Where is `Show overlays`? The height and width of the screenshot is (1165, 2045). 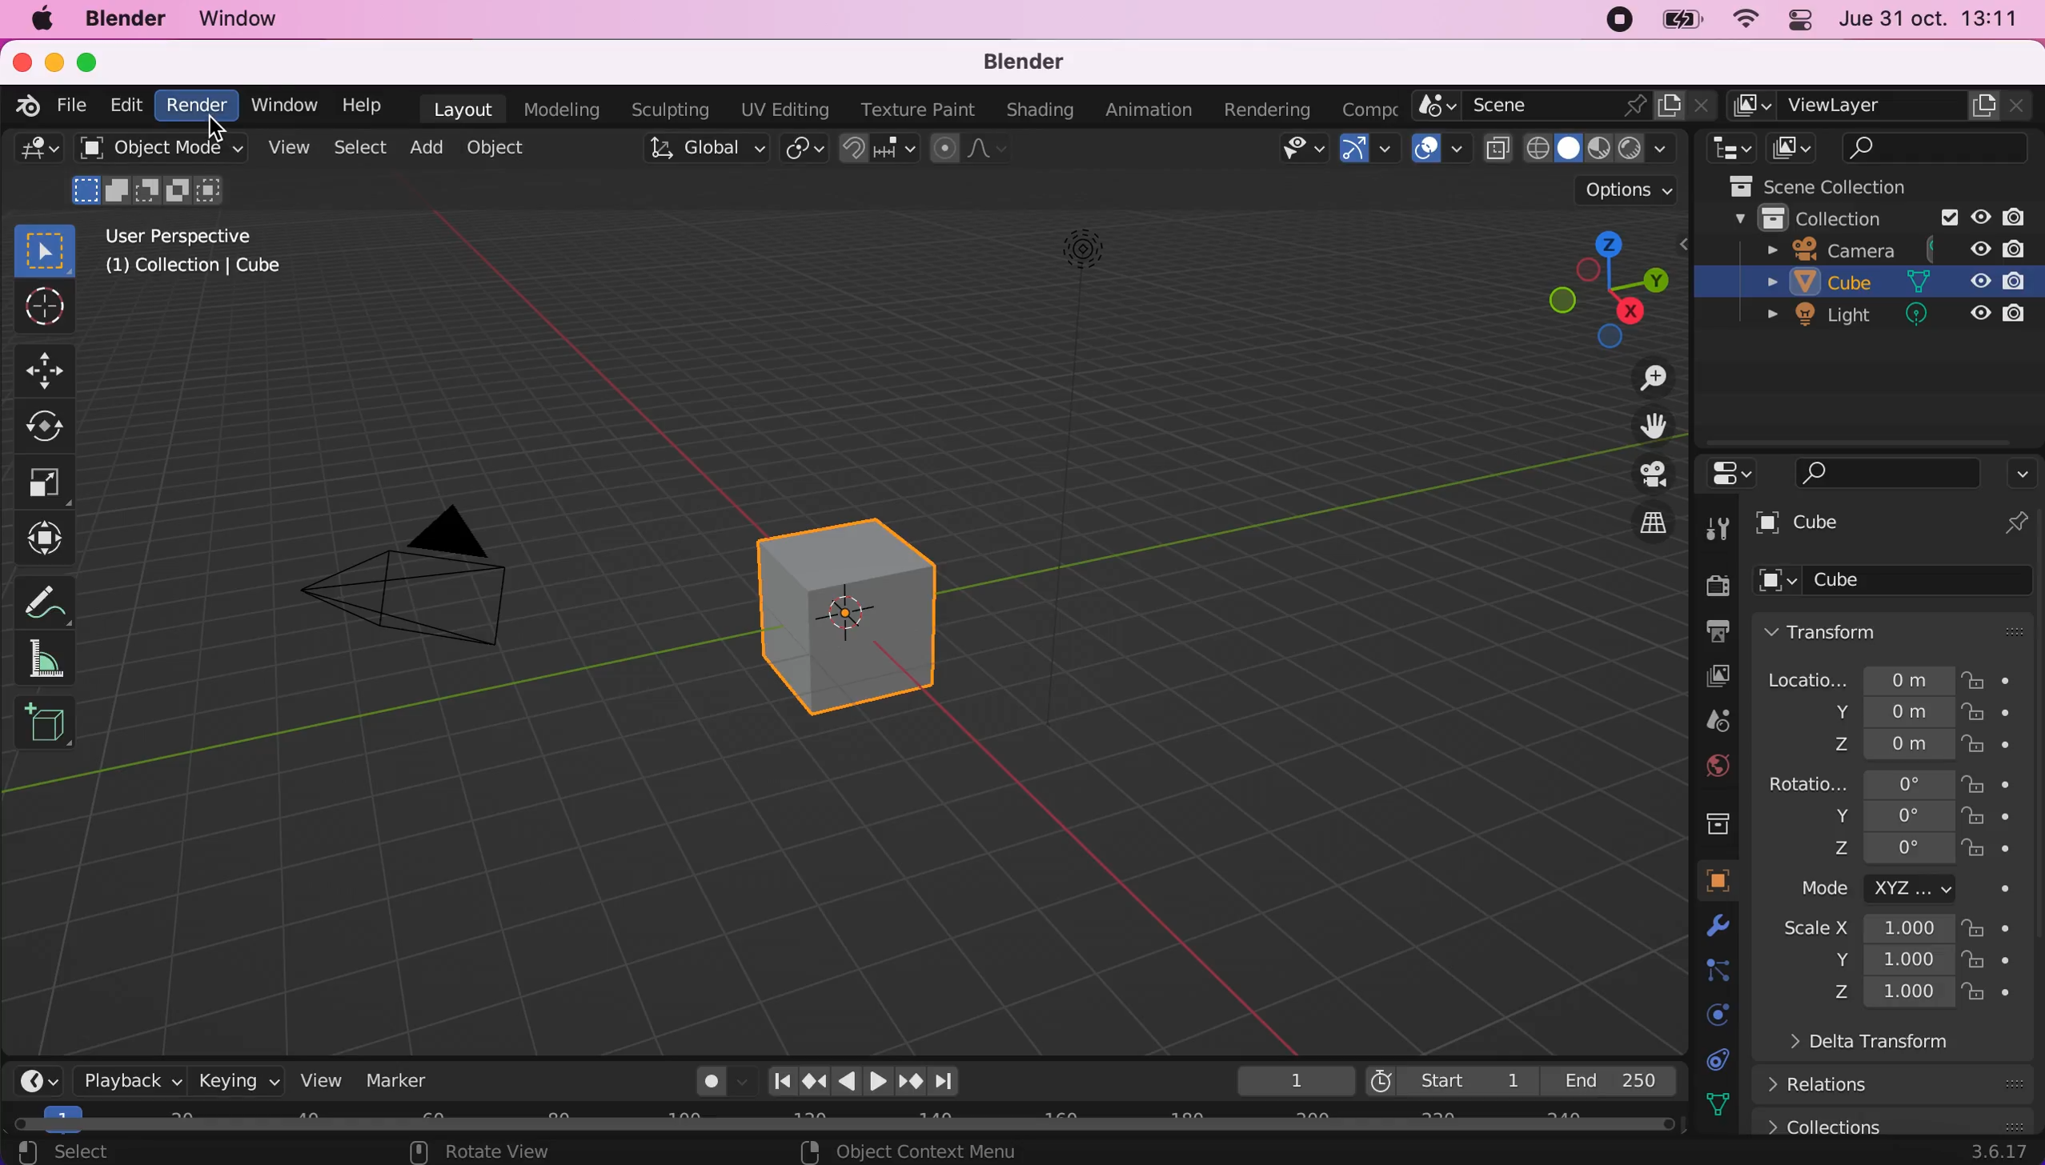 Show overlays is located at coordinates (1442, 151).